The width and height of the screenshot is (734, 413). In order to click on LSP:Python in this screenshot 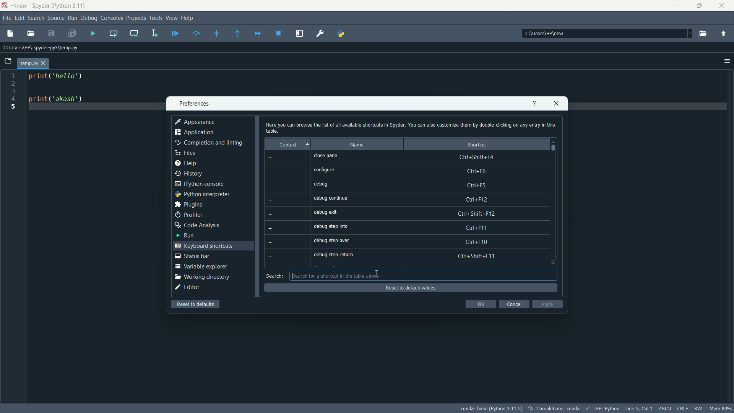, I will do `click(602, 408)`.